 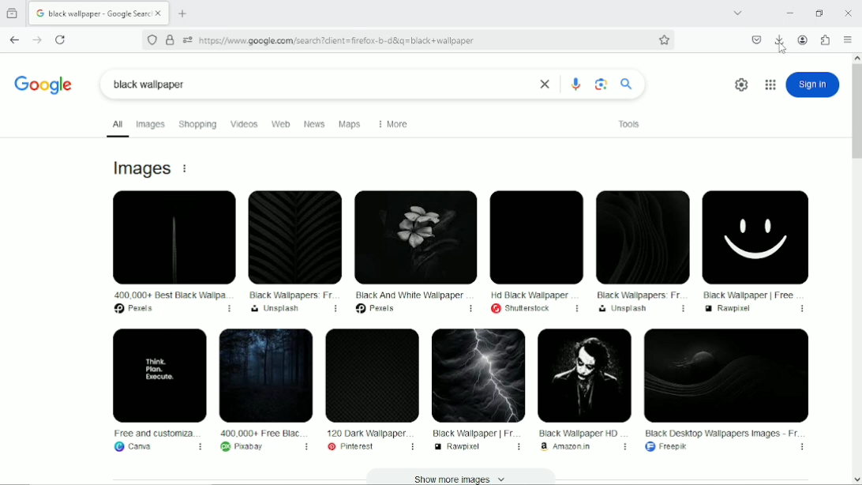 I want to click on Free and customiza..., so click(x=156, y=391).